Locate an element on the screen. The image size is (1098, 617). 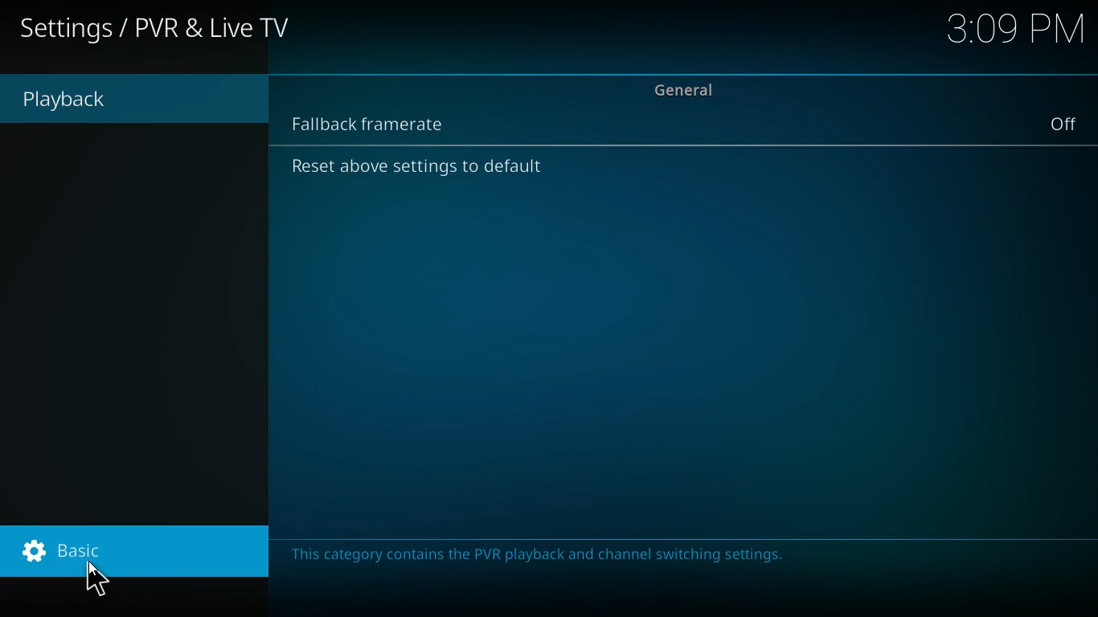
message is located at coordinates (543, 556).